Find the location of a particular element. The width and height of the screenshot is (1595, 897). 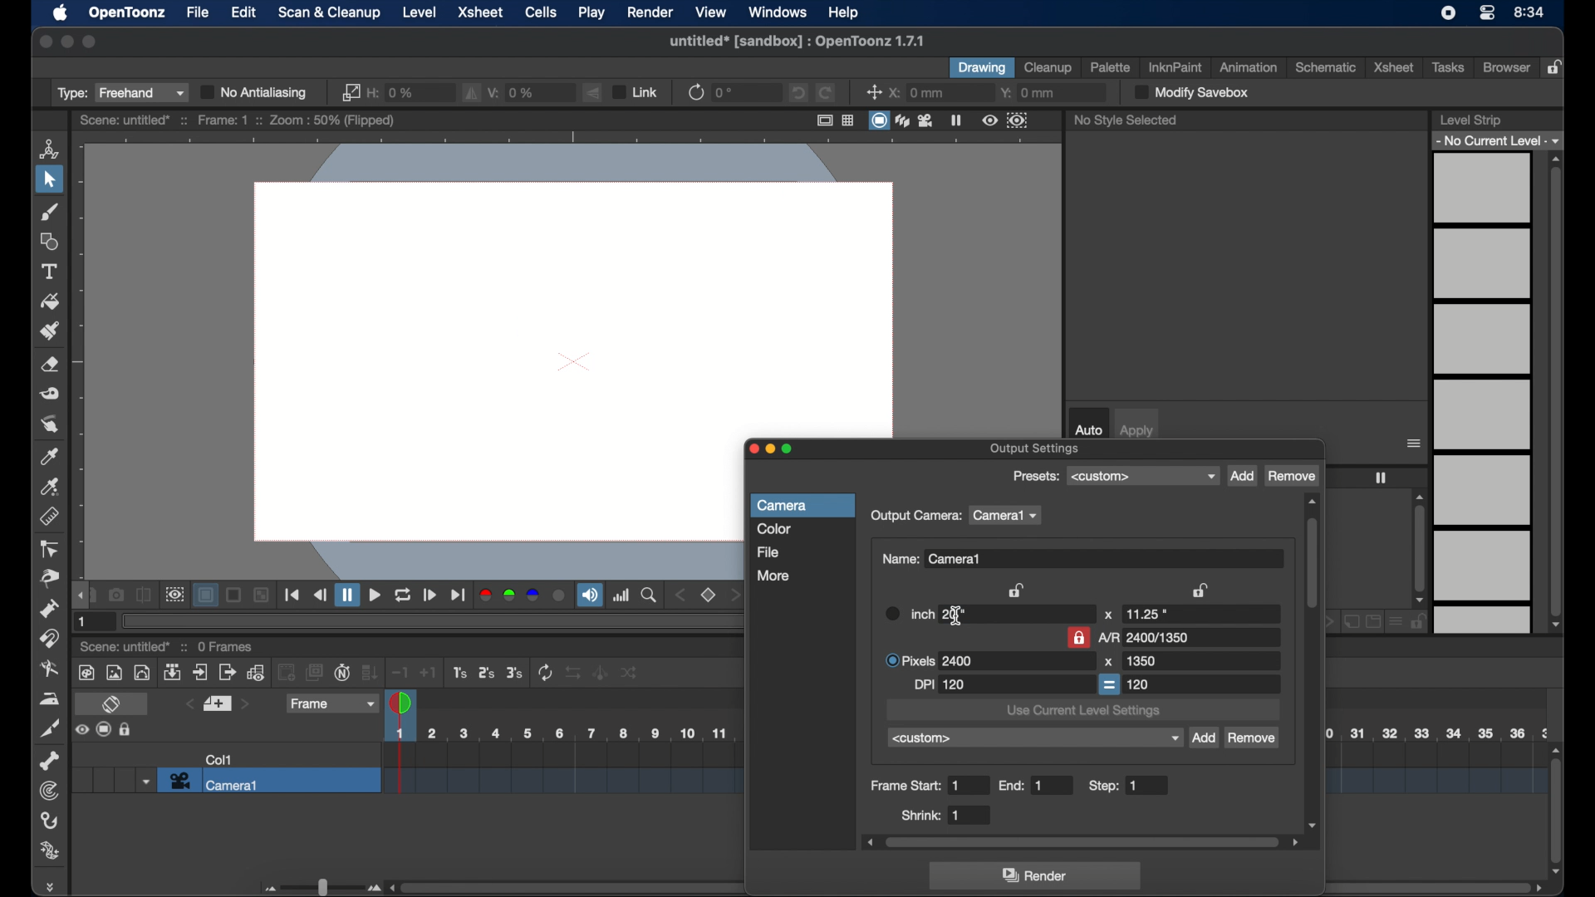

xsheet is located at coordinates (480, 12).